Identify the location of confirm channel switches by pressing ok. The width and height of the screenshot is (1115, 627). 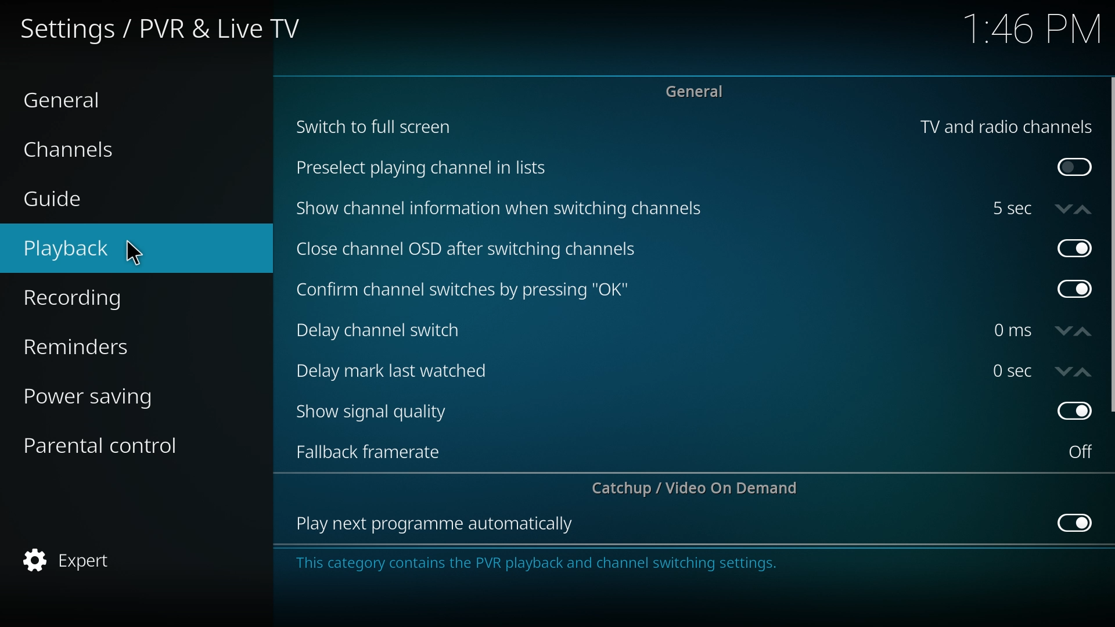
(462, 290).